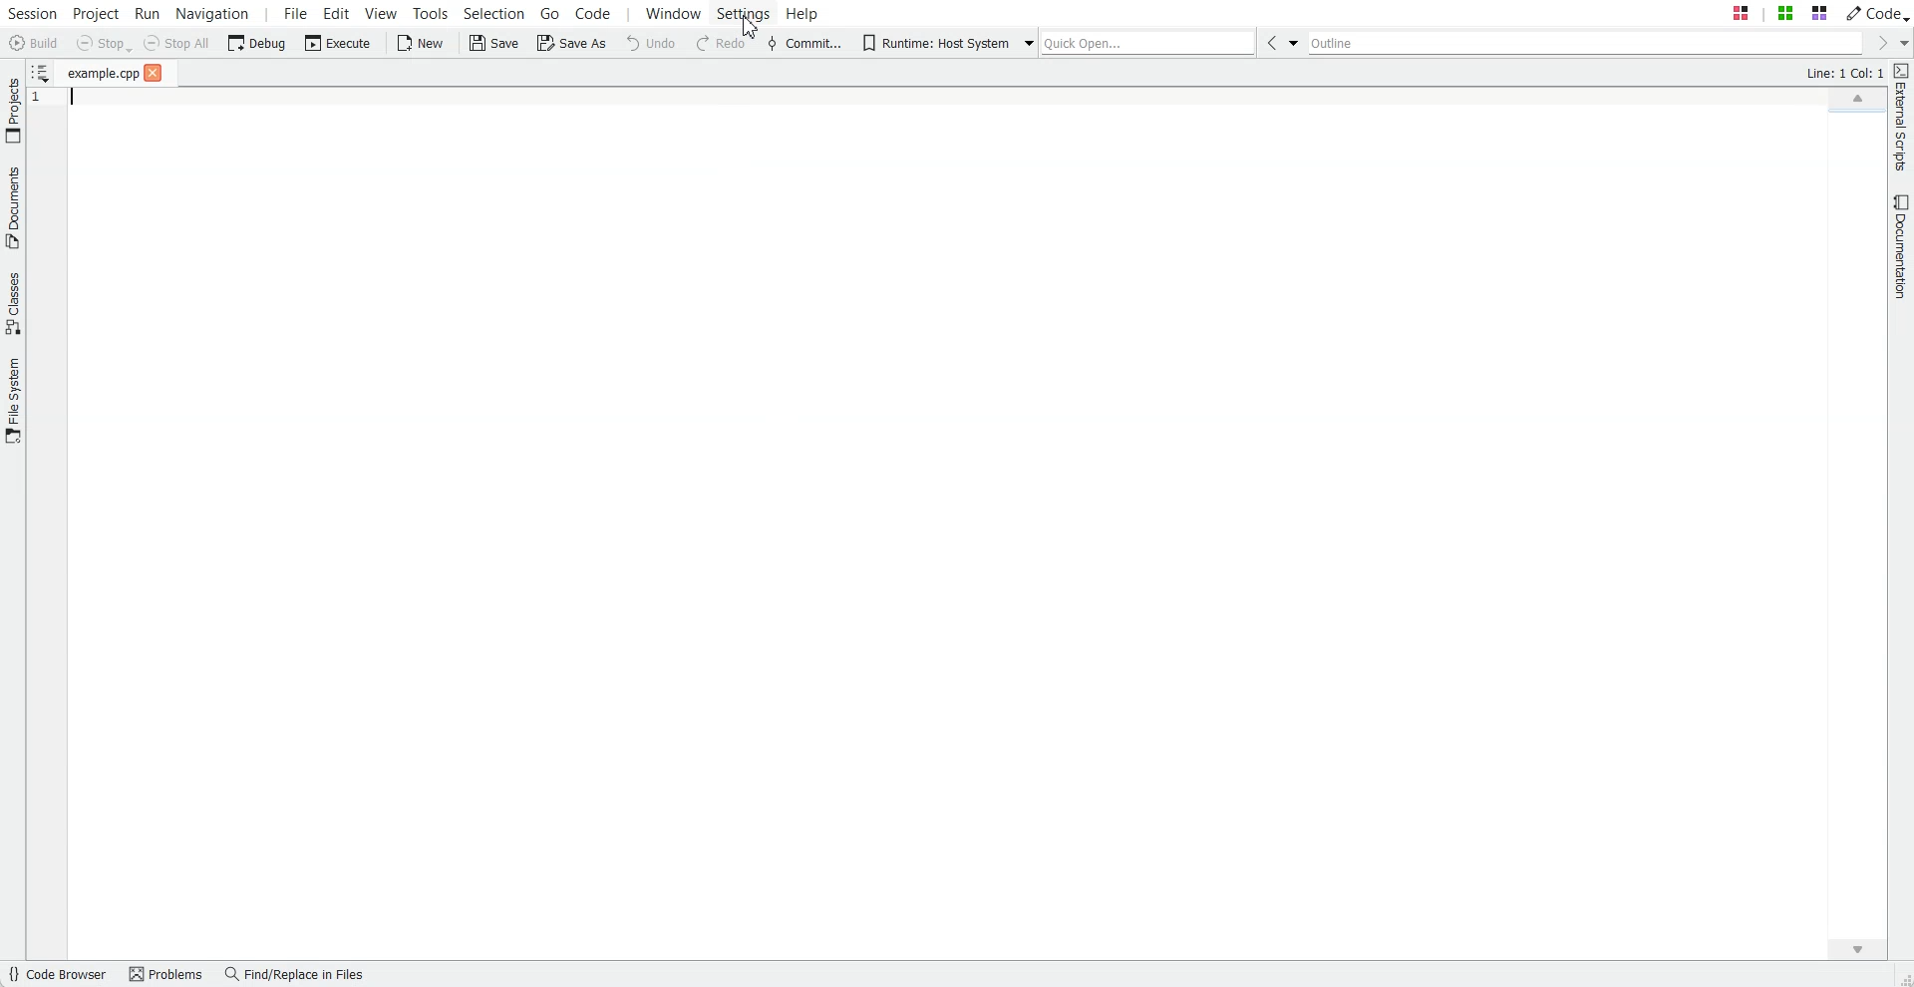 Image resolution: width=1914 pixels, height=987 pixels. Describe the element at coordinates (930, 43) in the screenshot. I see `Runtime: Host System` at that location.